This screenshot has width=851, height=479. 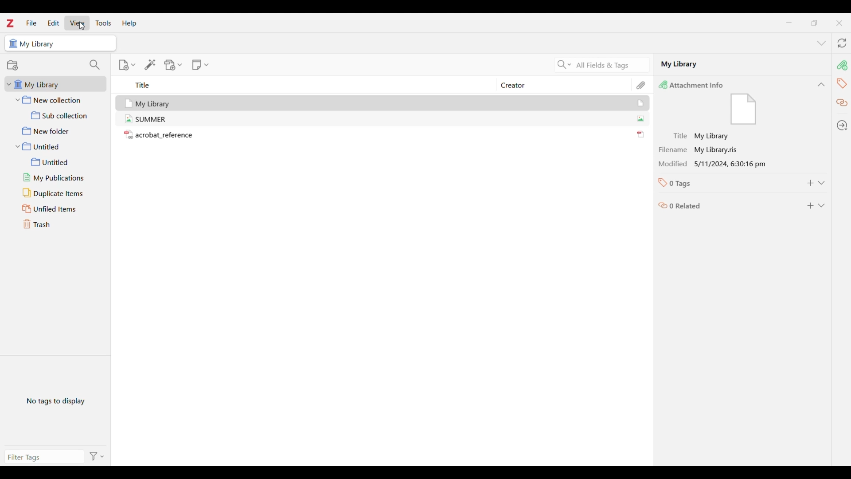 I want to click on Untitled sub folder, so click(x=60, y=162).